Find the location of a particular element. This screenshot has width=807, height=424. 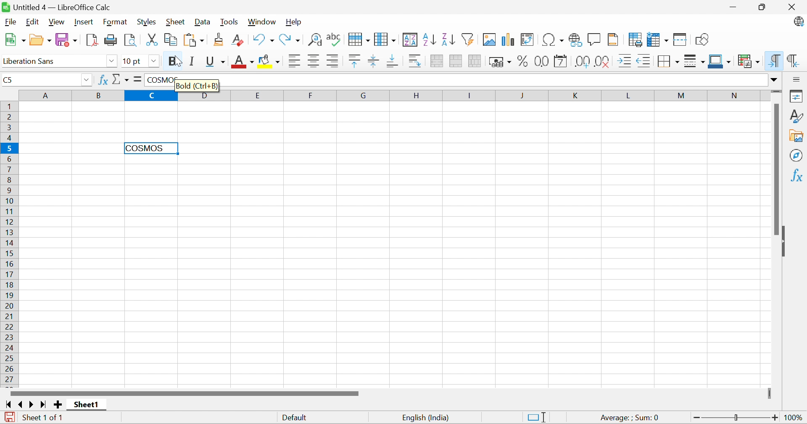

100% is located at coordinates (795, 419).